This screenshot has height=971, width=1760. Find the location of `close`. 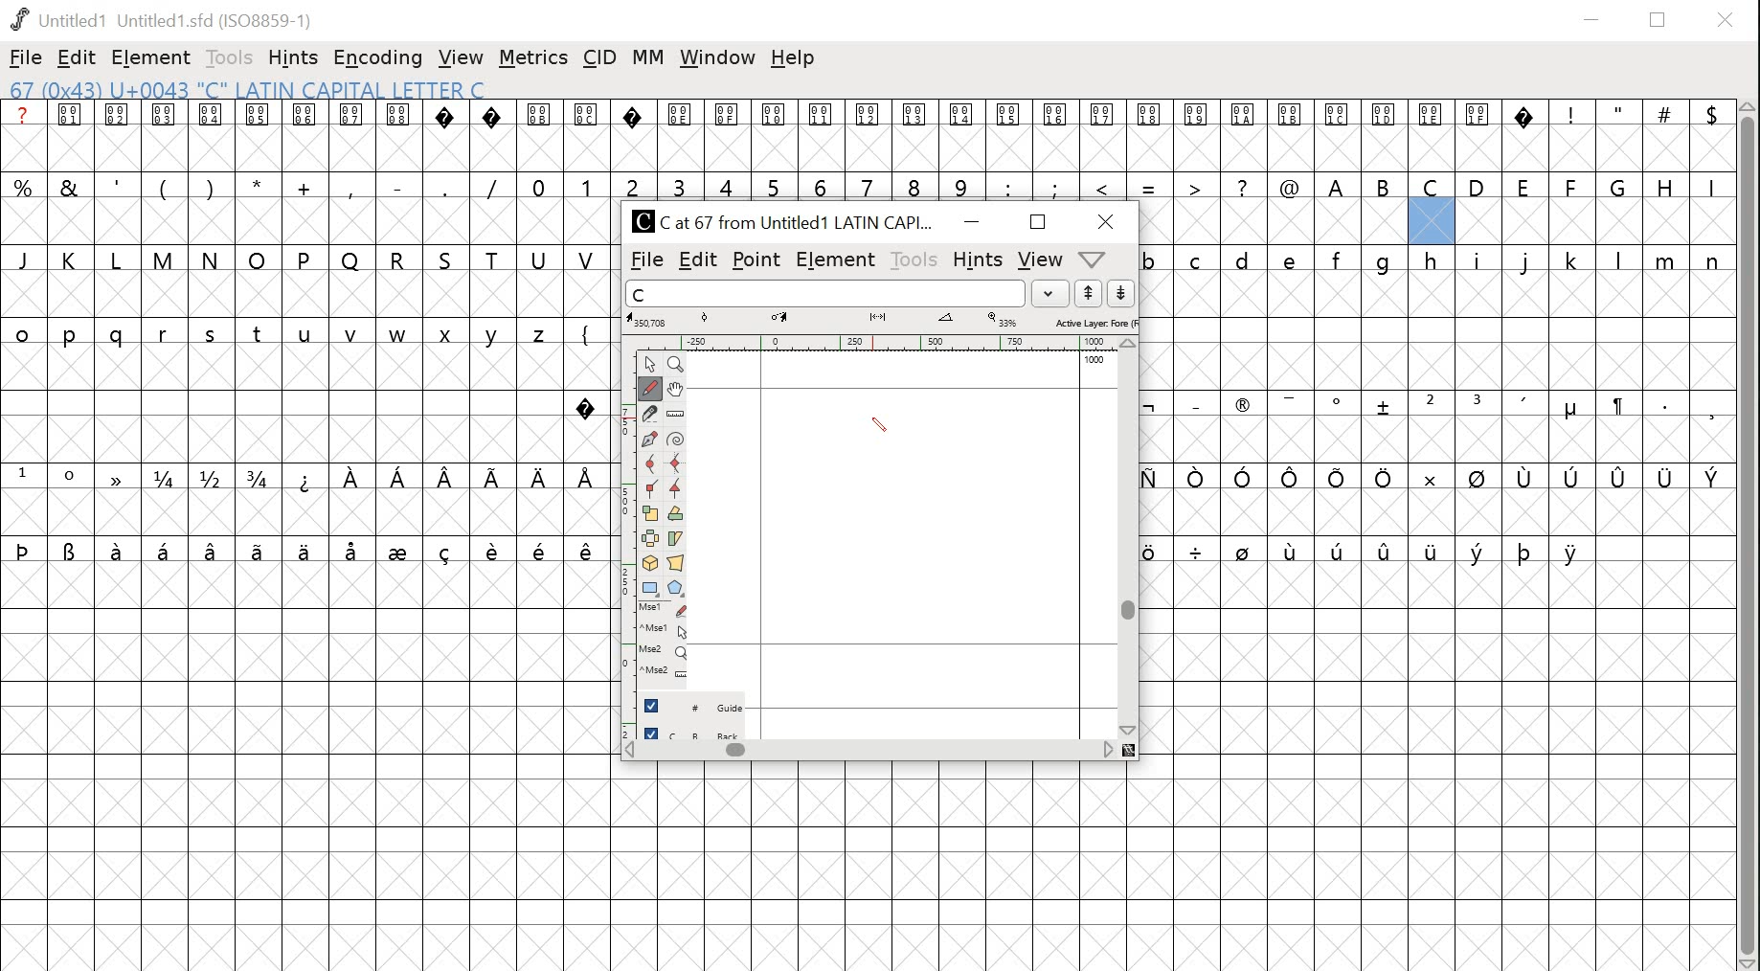

close is located at coordinates (1727, 19).